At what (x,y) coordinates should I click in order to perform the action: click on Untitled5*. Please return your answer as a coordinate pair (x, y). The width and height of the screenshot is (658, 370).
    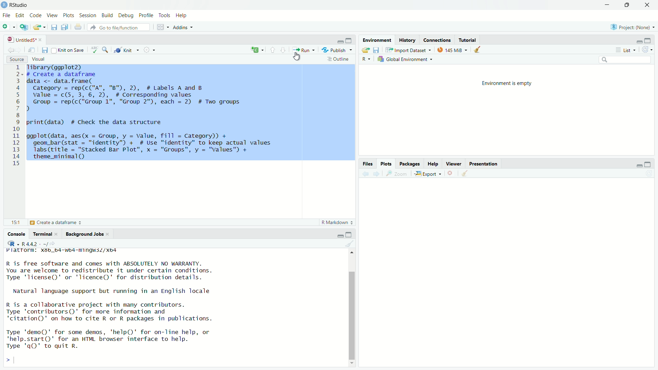
    Looking at the image, I should click on (24, 39).